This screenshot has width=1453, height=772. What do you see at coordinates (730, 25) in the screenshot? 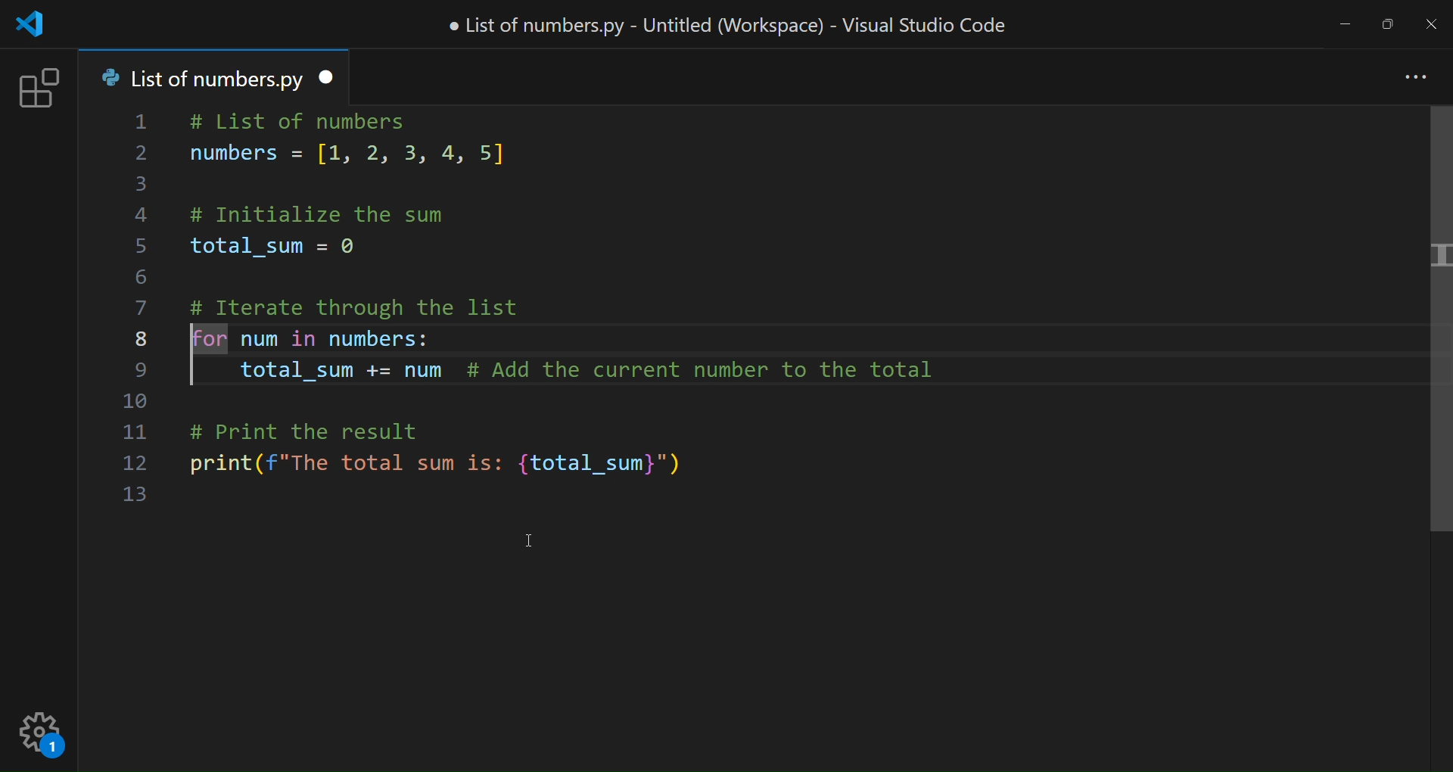
I see `title` at bounding box center [730, 25].